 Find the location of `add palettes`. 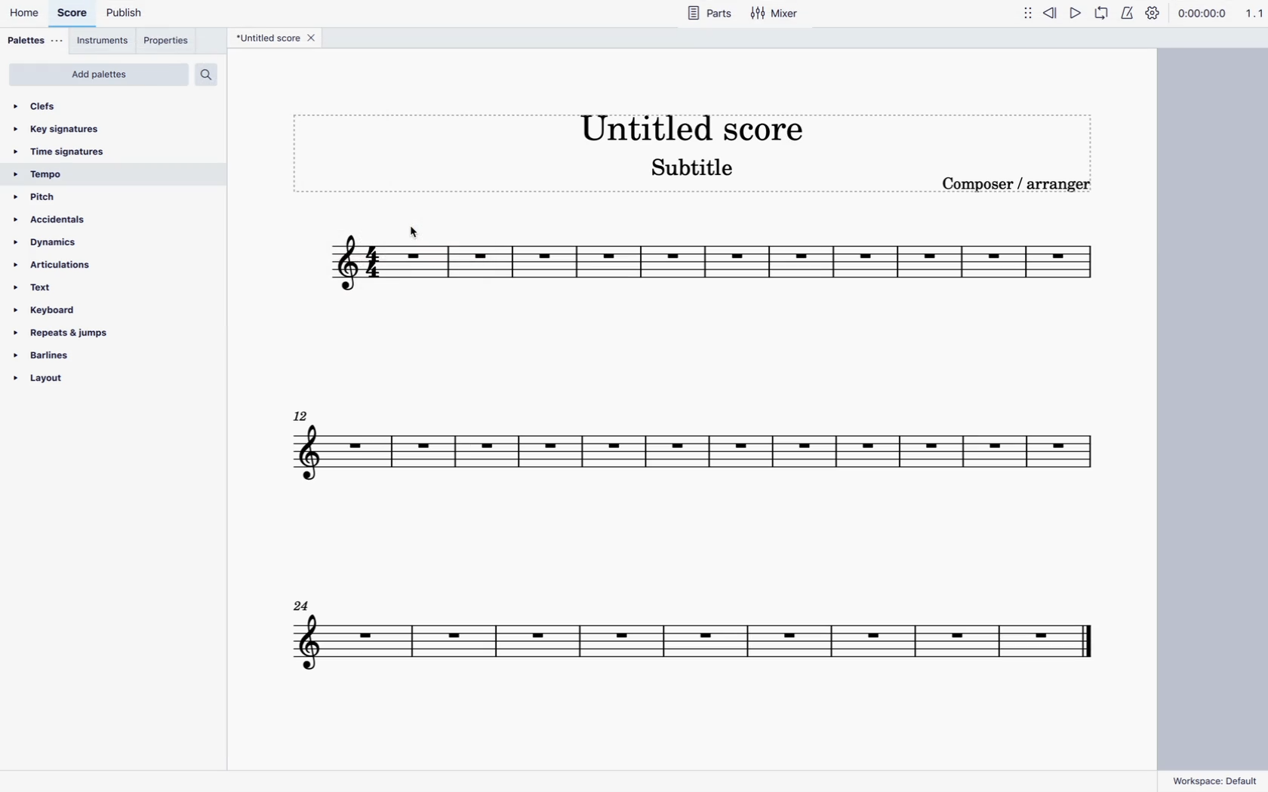

add palettes is located at coordinates (102, 75).